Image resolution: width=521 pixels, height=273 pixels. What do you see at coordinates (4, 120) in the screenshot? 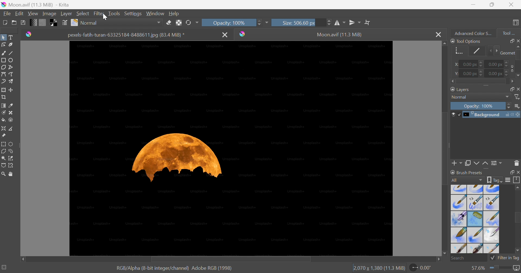
I see `Fill a contiguous area of color with a color or a fill selection` at bounding box center [4, 120].